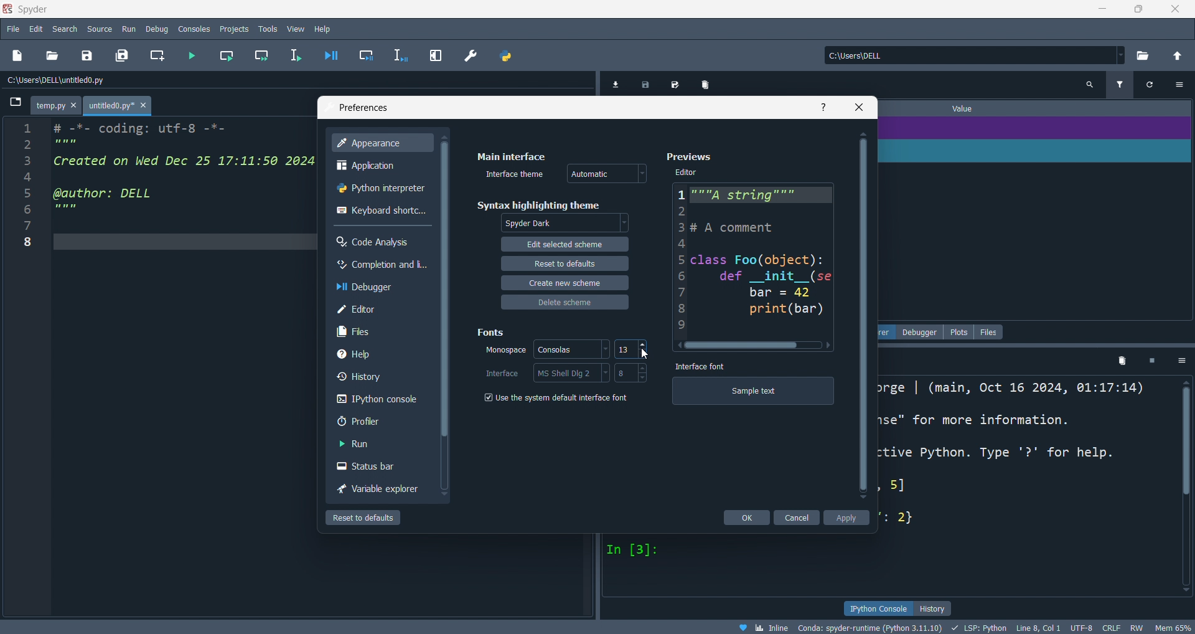 Image resolution: width=1195 pixels, height=634 pixels. What do you see at coordinates (380, 491) in the screenshot?
I see `variable explorer` at bounding box center [380, 491].